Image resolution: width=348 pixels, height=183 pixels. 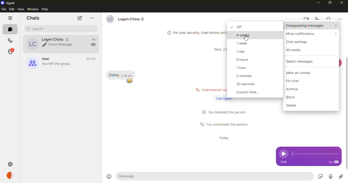 What do you see at coordinates (128, 76) in the screenshot?
I see `time` at bounding box center [128, 76].